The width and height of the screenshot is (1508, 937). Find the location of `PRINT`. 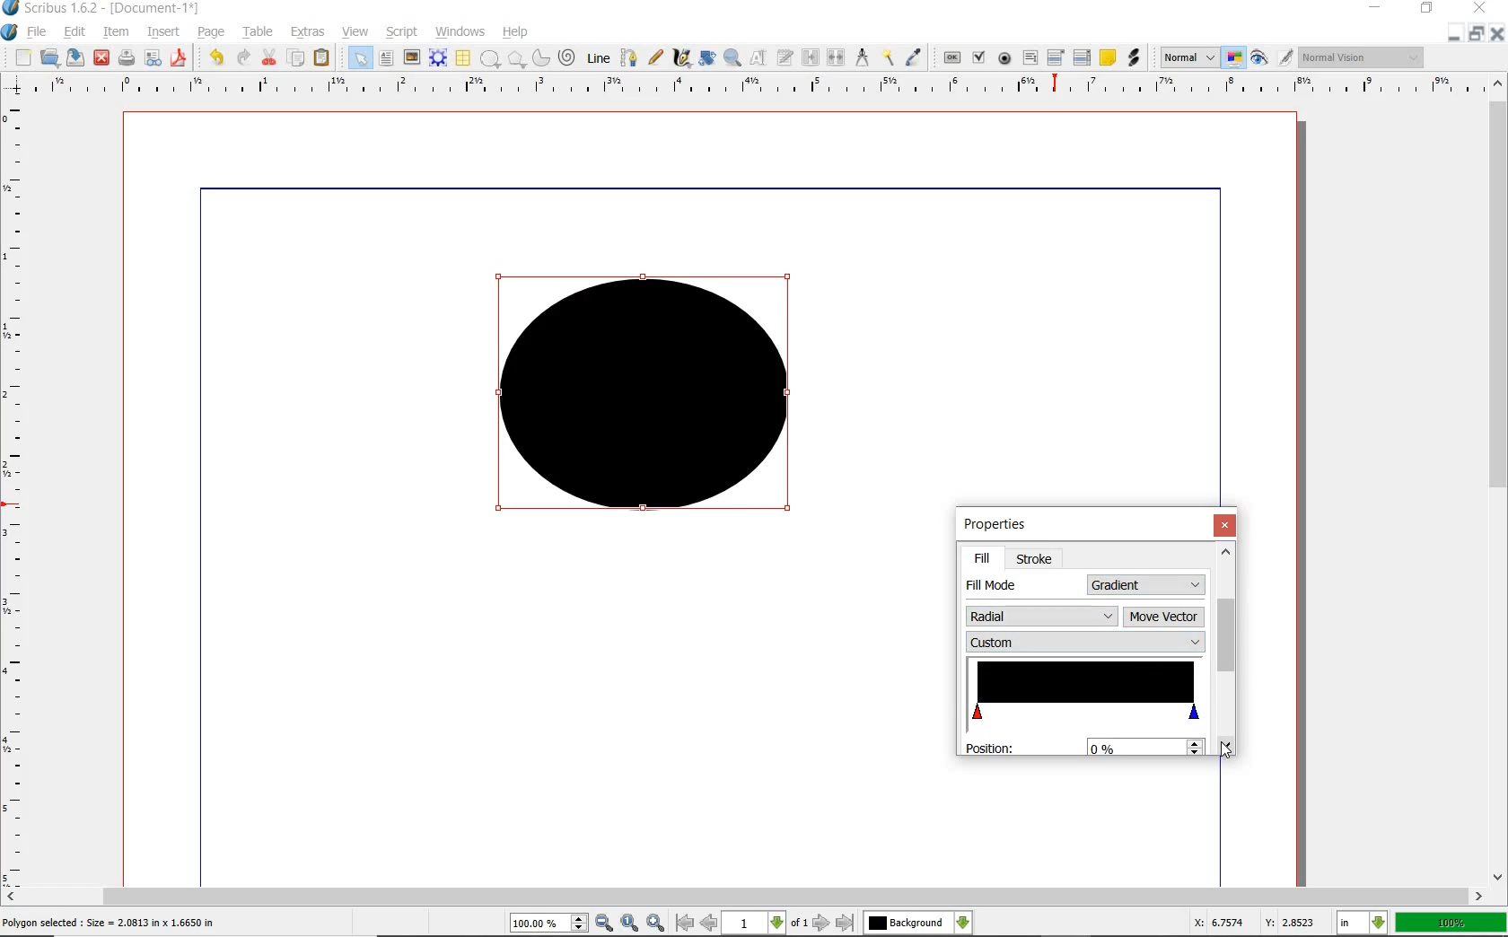

PRINT is located at coordinates (127, 59).